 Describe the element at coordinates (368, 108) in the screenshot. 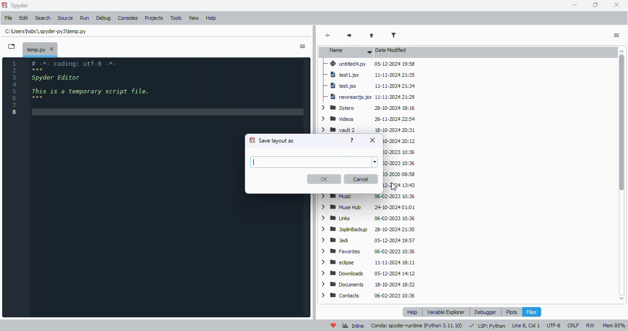

I see `Zotero` at that location.